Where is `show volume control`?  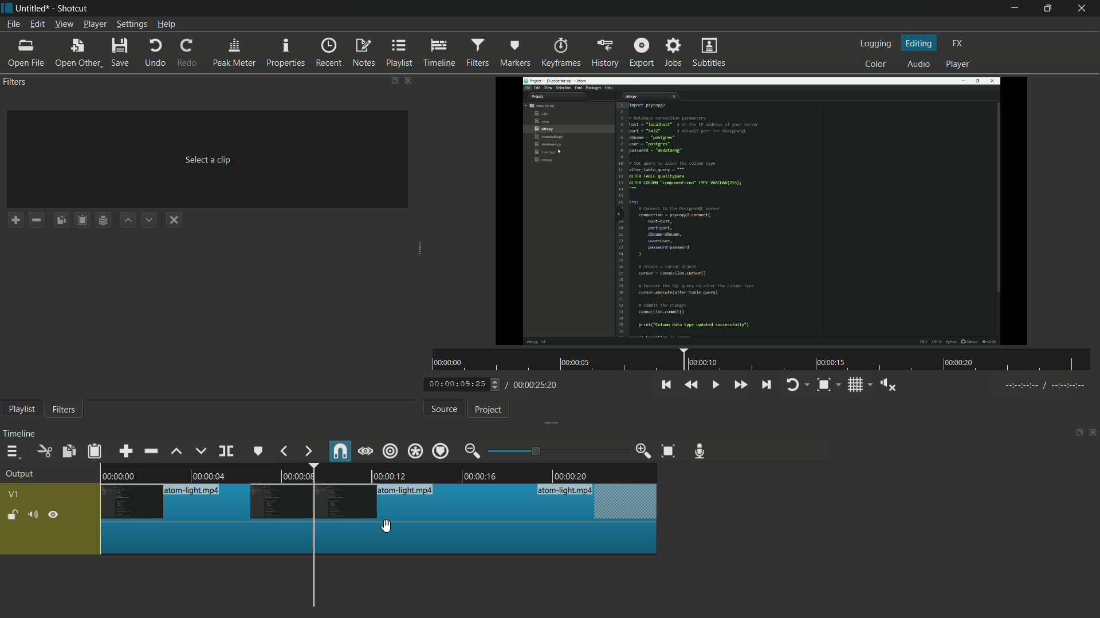
show volume control is located at coordinates (887, 384).